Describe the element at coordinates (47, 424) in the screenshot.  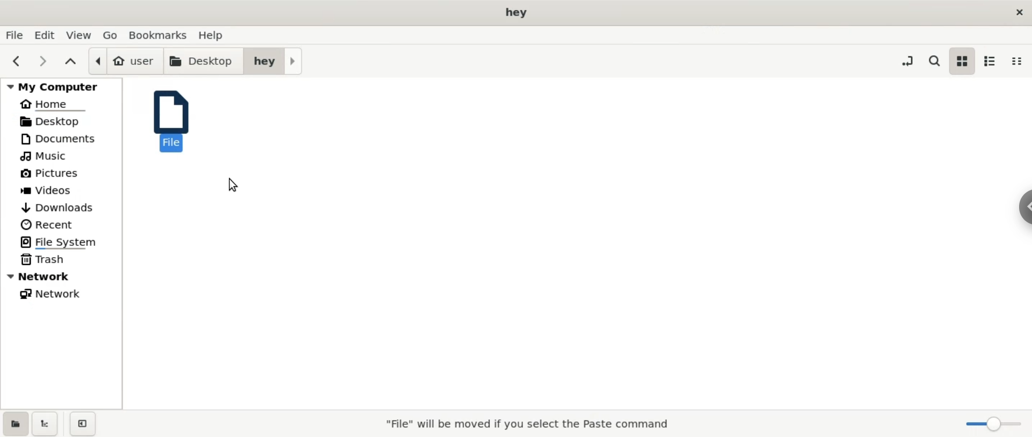
I see `show treeview` at that location.